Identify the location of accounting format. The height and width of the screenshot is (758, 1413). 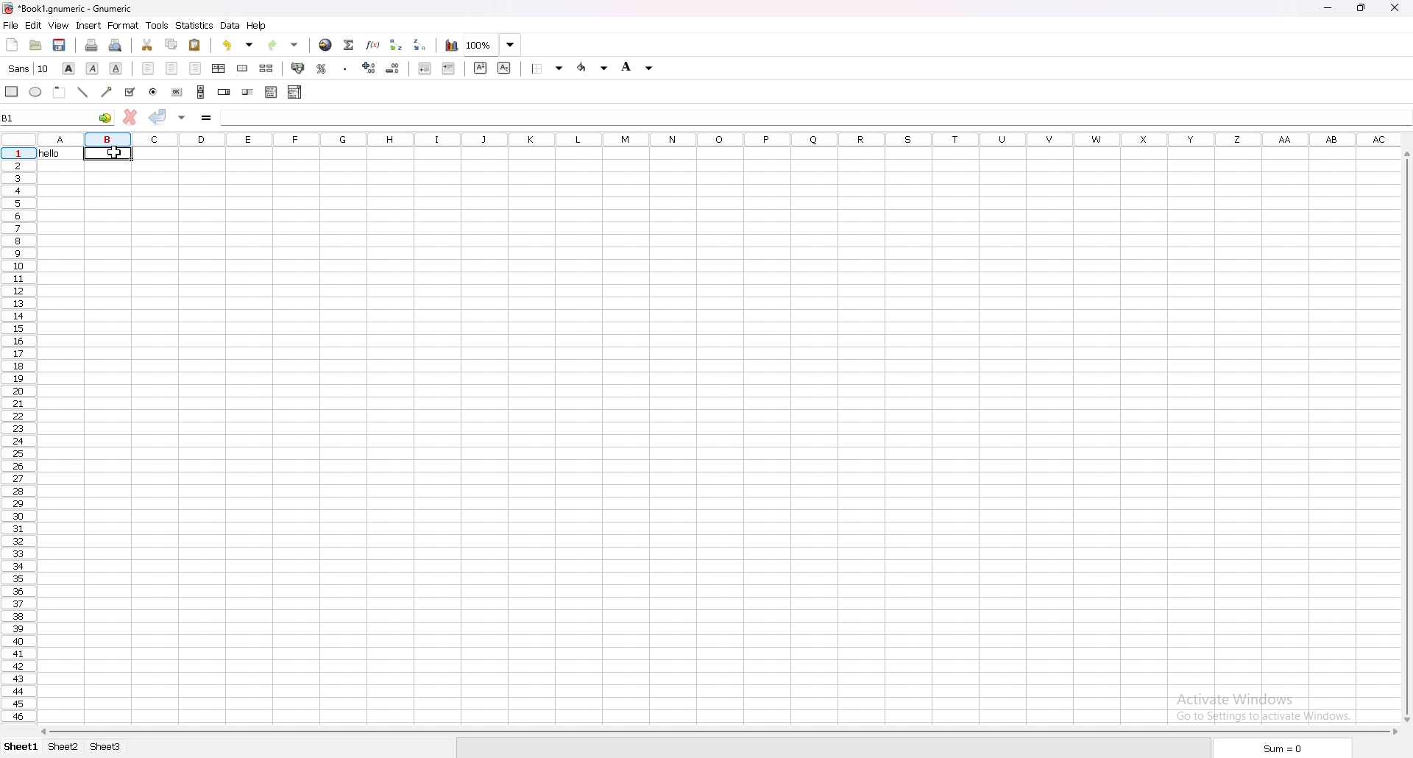
(300, 69).